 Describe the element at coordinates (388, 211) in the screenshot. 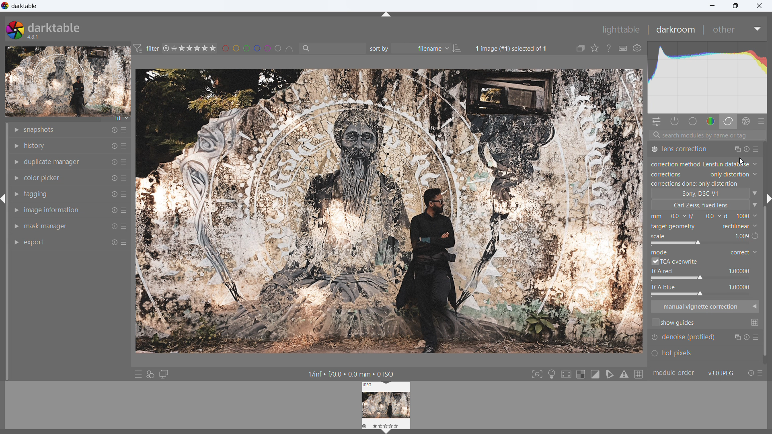

I see `image updated` at that location.